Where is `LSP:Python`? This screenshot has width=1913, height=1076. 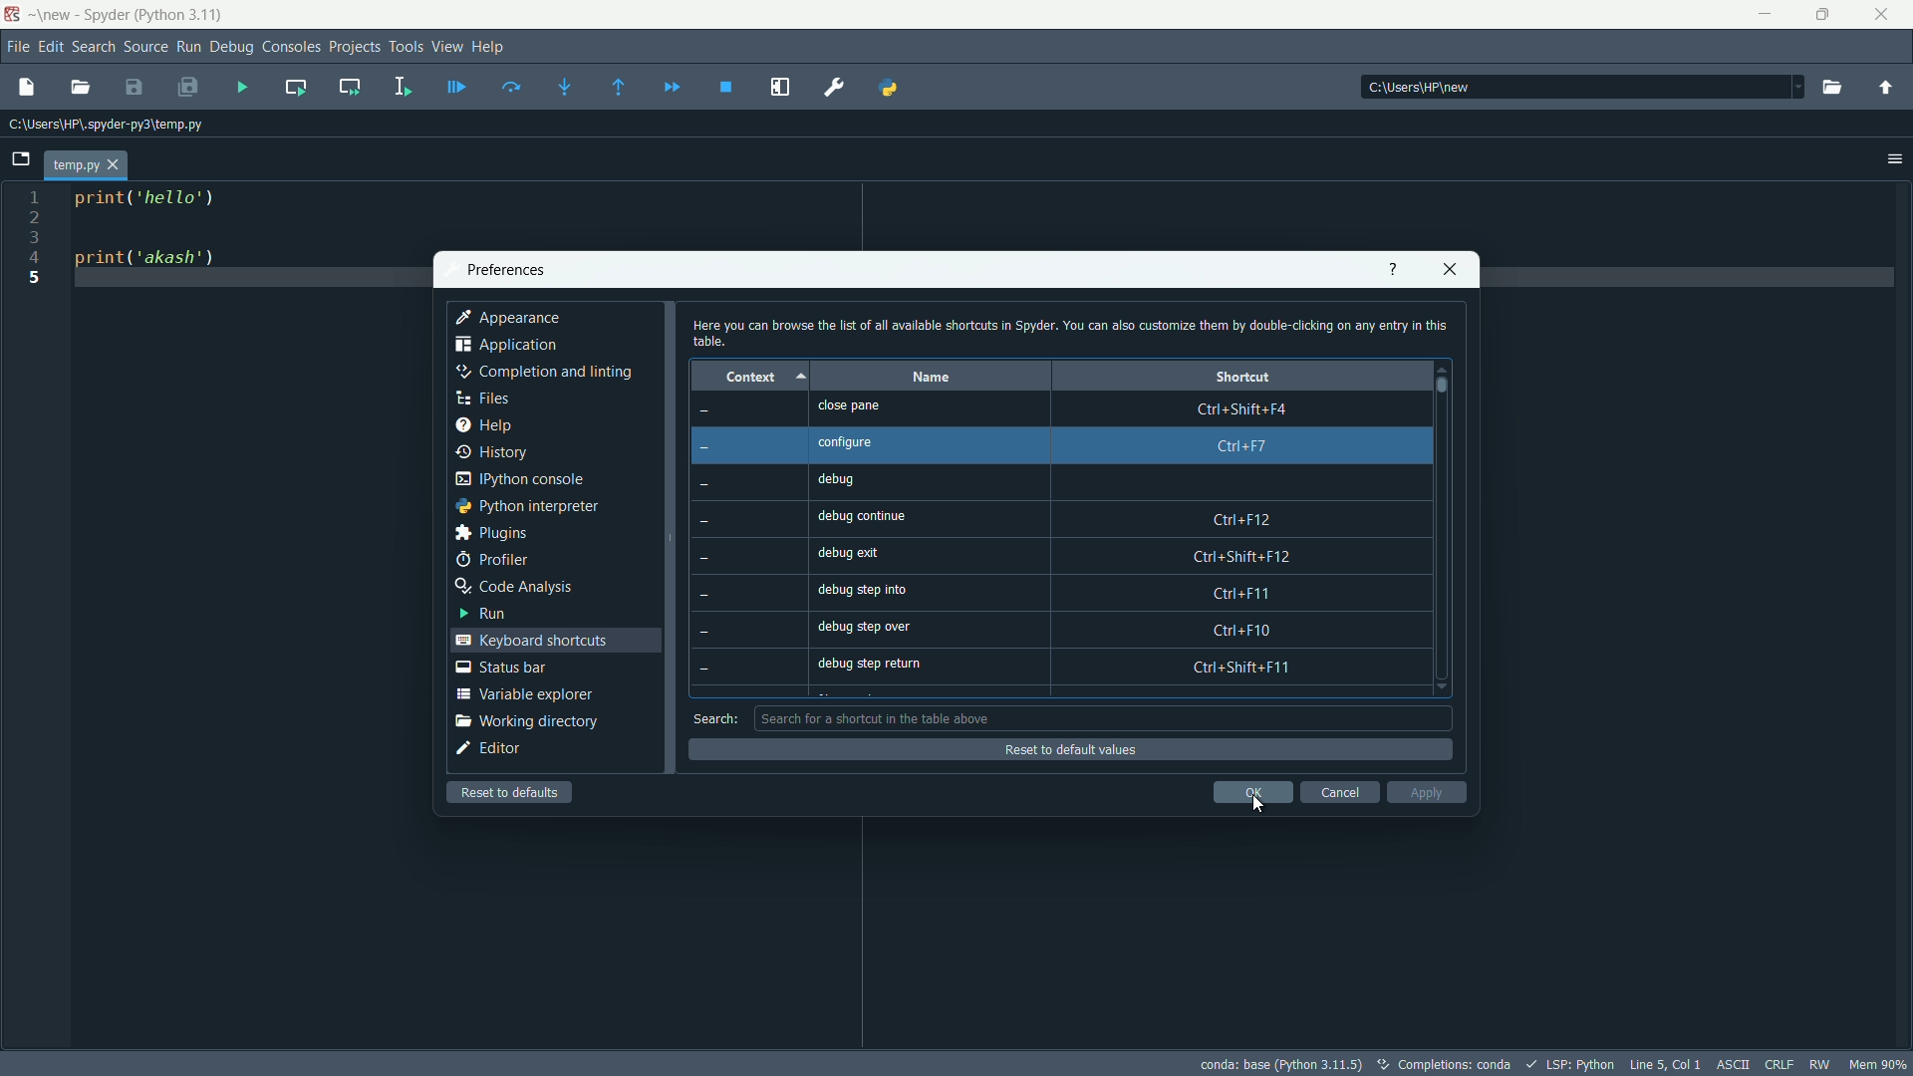 LSP:Python is located at coordinates (1579, 1065).